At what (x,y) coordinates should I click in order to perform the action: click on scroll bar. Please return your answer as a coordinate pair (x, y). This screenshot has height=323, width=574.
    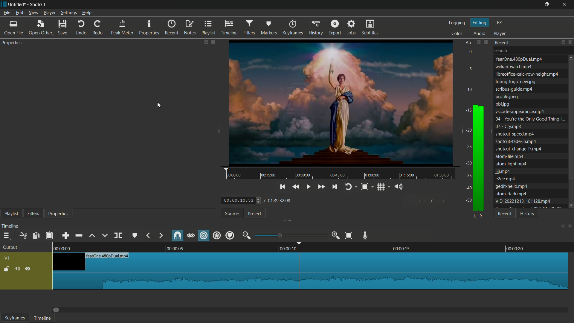
    Looking at the image, I should click on (570, 120).